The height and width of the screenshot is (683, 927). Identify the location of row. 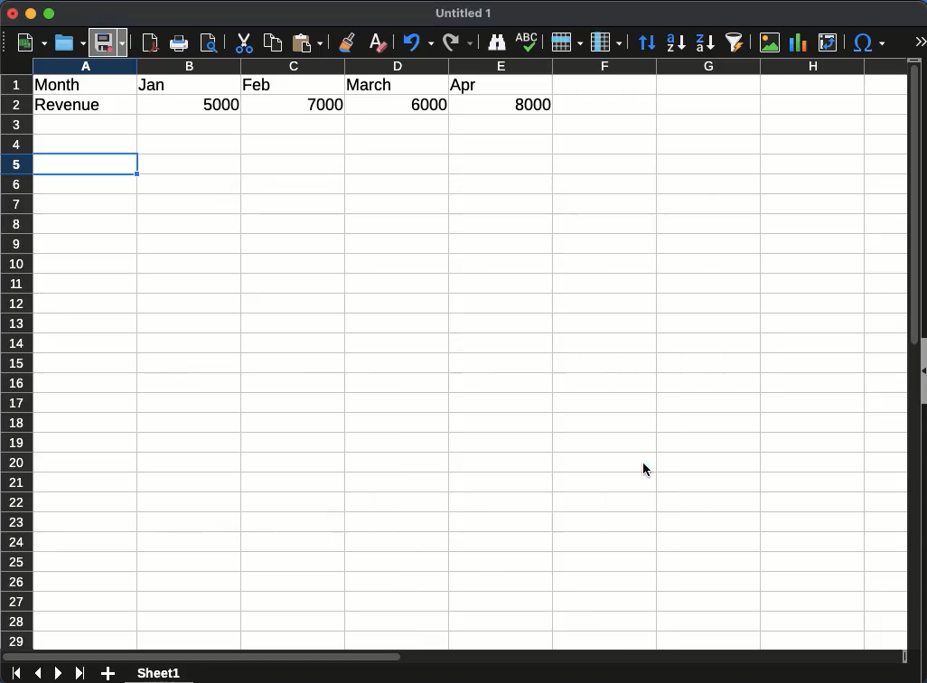
(566, 42).